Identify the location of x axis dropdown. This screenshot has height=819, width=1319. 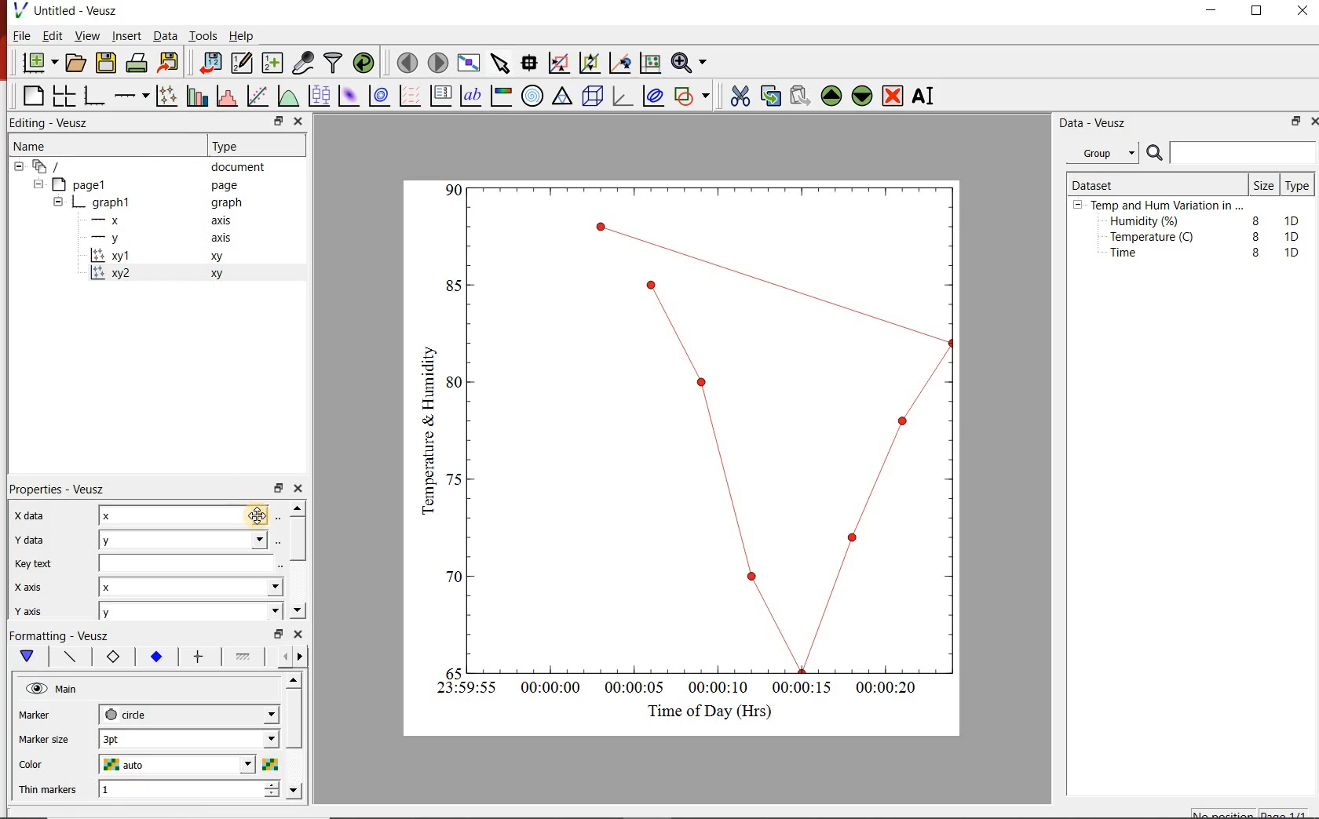
(258, 588).